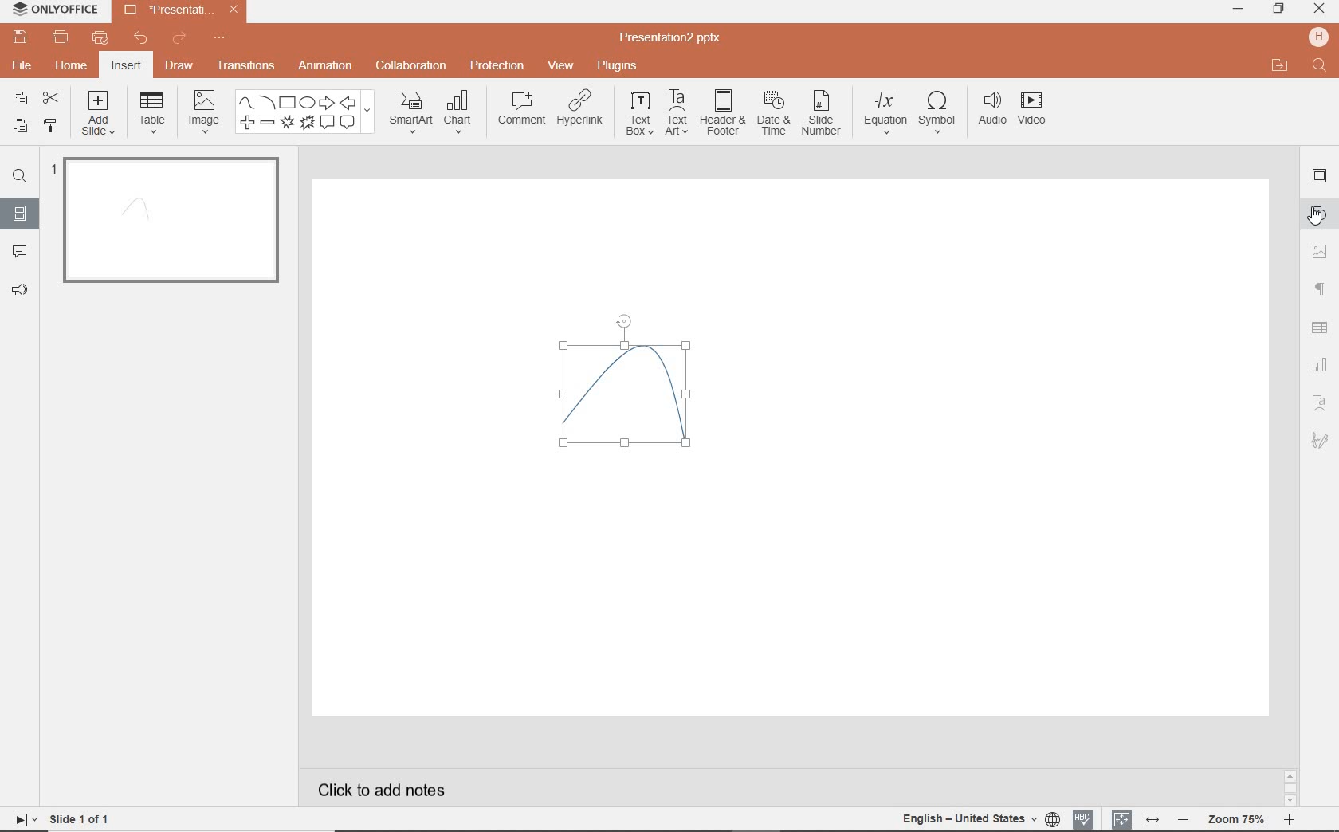 The width and height of the screenshot is (1339, 832). What do you see at coordinates (937, 112) in the screenshot?
I see `SYMBOL` at bounding box center [937, 112].